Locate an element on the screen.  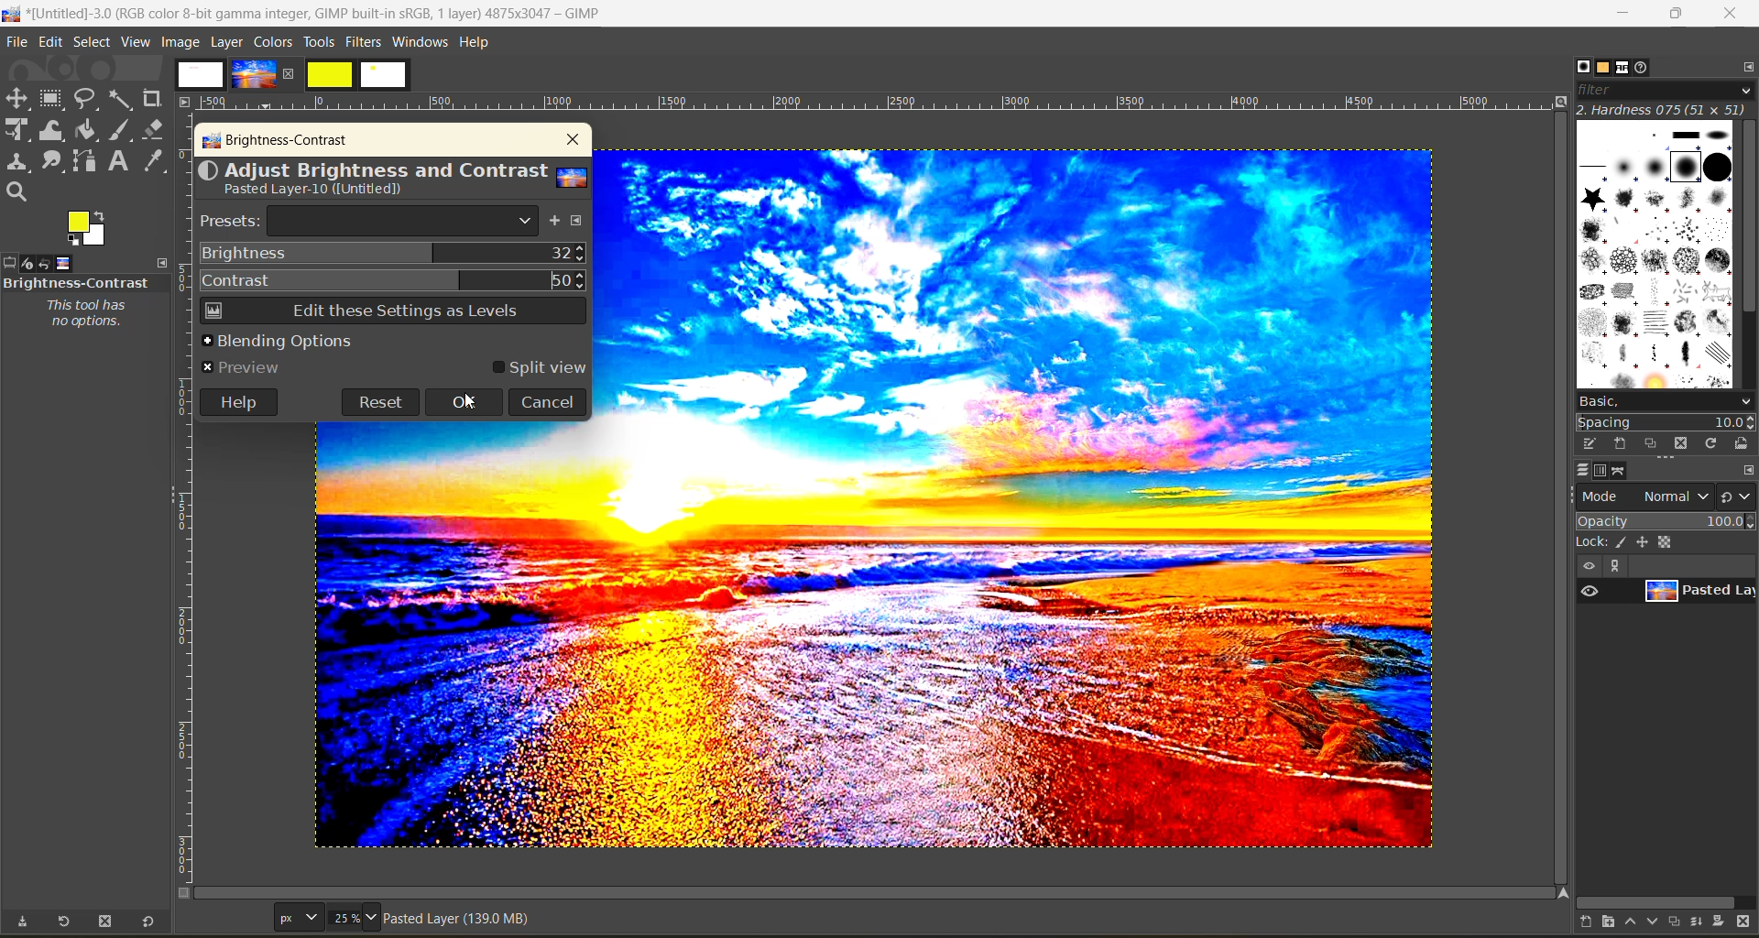
brightness is located at coordinates (393, 254).